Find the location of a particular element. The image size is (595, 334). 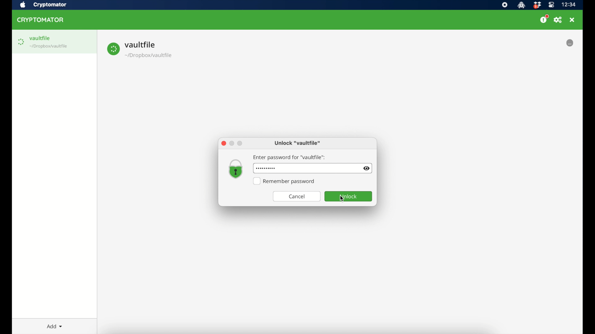

cryptomator is located at coordinates (50, 5).